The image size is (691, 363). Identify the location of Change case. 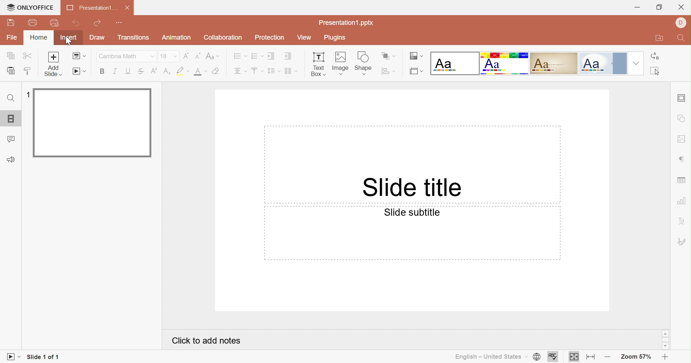
(214, 58).